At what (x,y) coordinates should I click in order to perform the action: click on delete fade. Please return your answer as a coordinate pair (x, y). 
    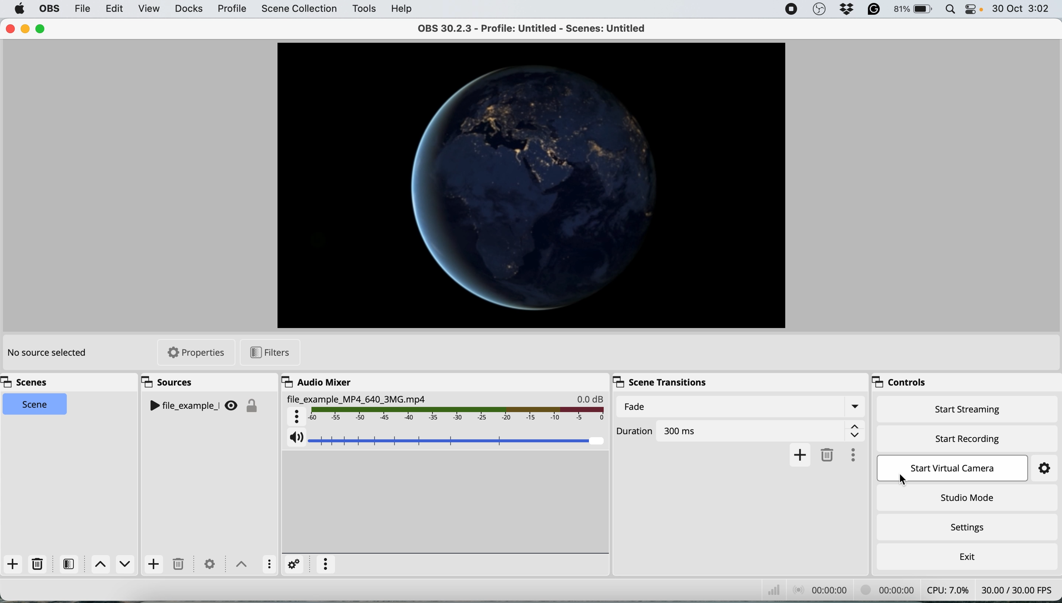
    Looking at the image, I should click on (827, 454).